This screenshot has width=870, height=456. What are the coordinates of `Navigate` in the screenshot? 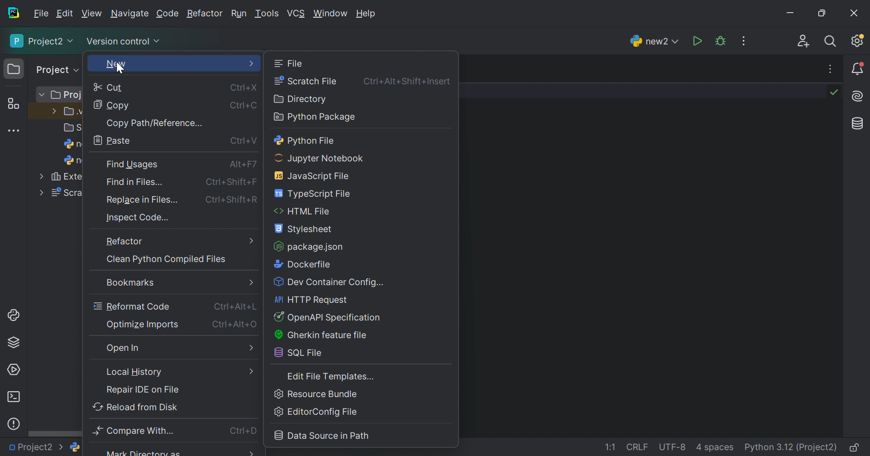 It's located at (130, 13).